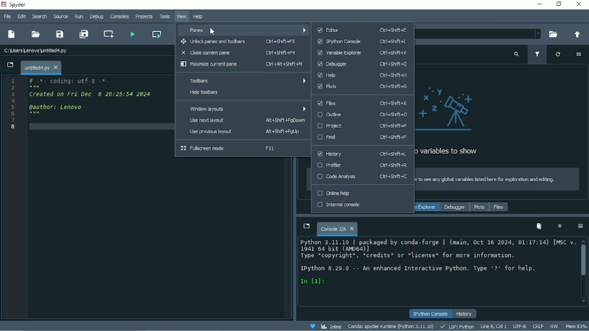  I want to click on UTF, so click(519, 326).